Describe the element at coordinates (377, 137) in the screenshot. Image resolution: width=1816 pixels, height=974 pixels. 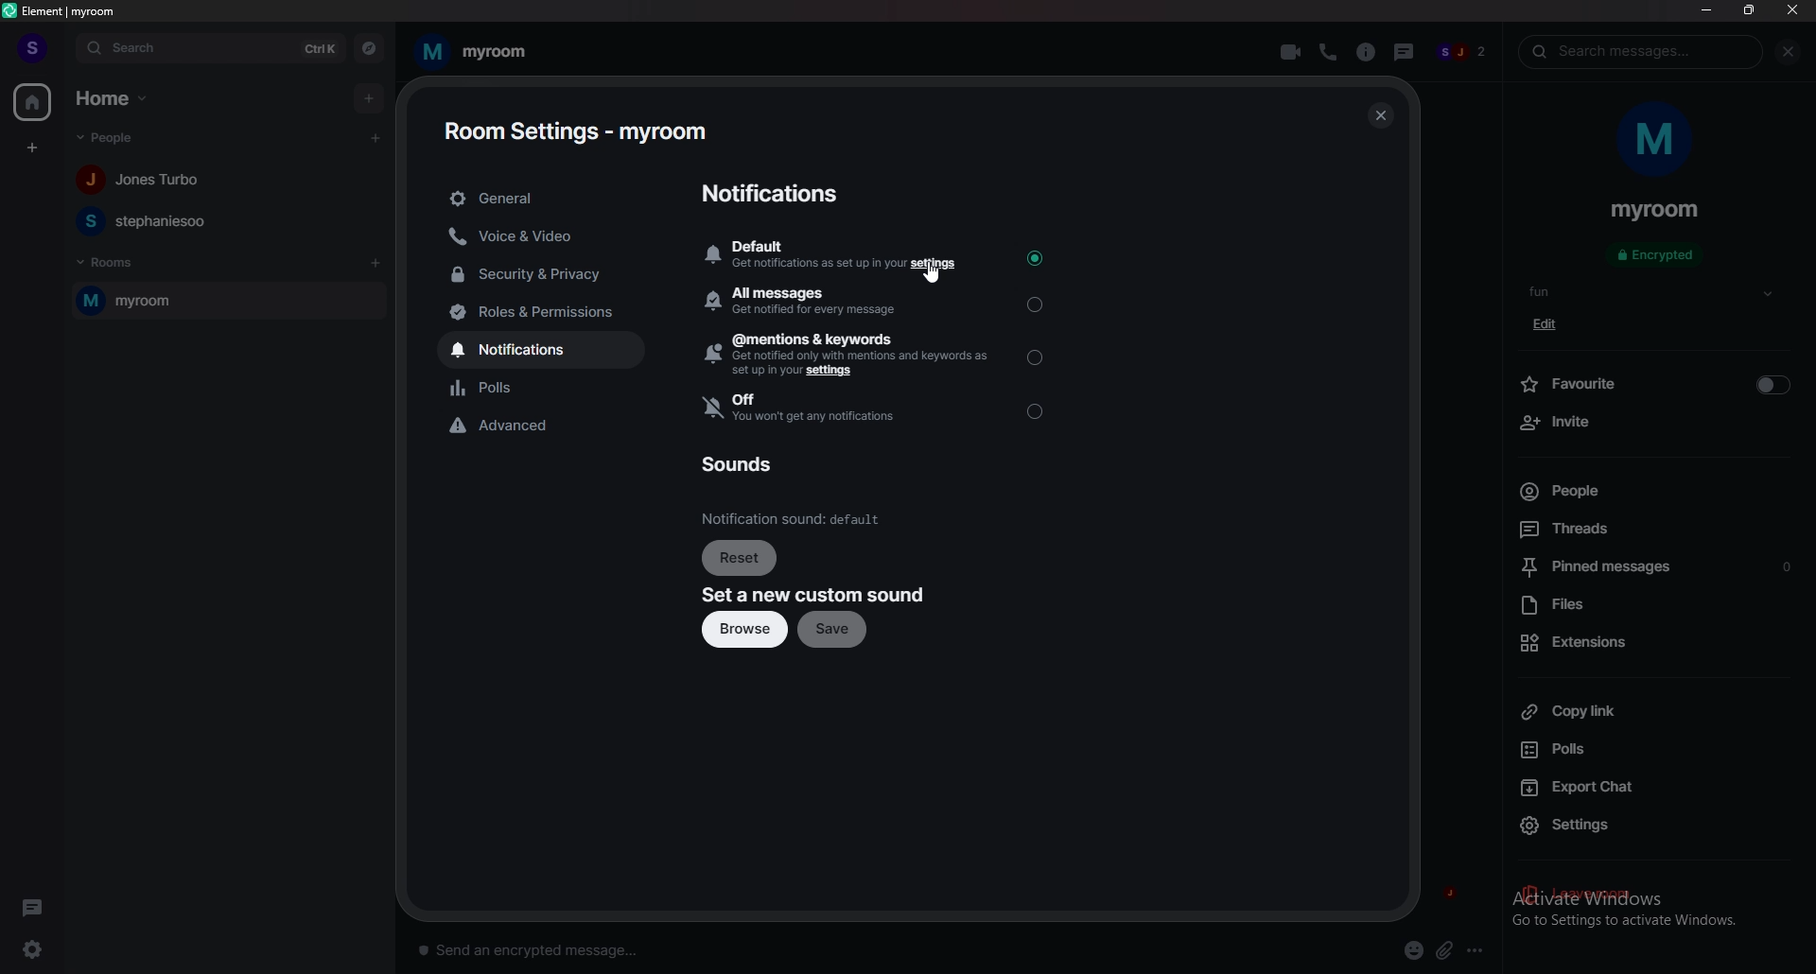
I see `start chat` at that location.